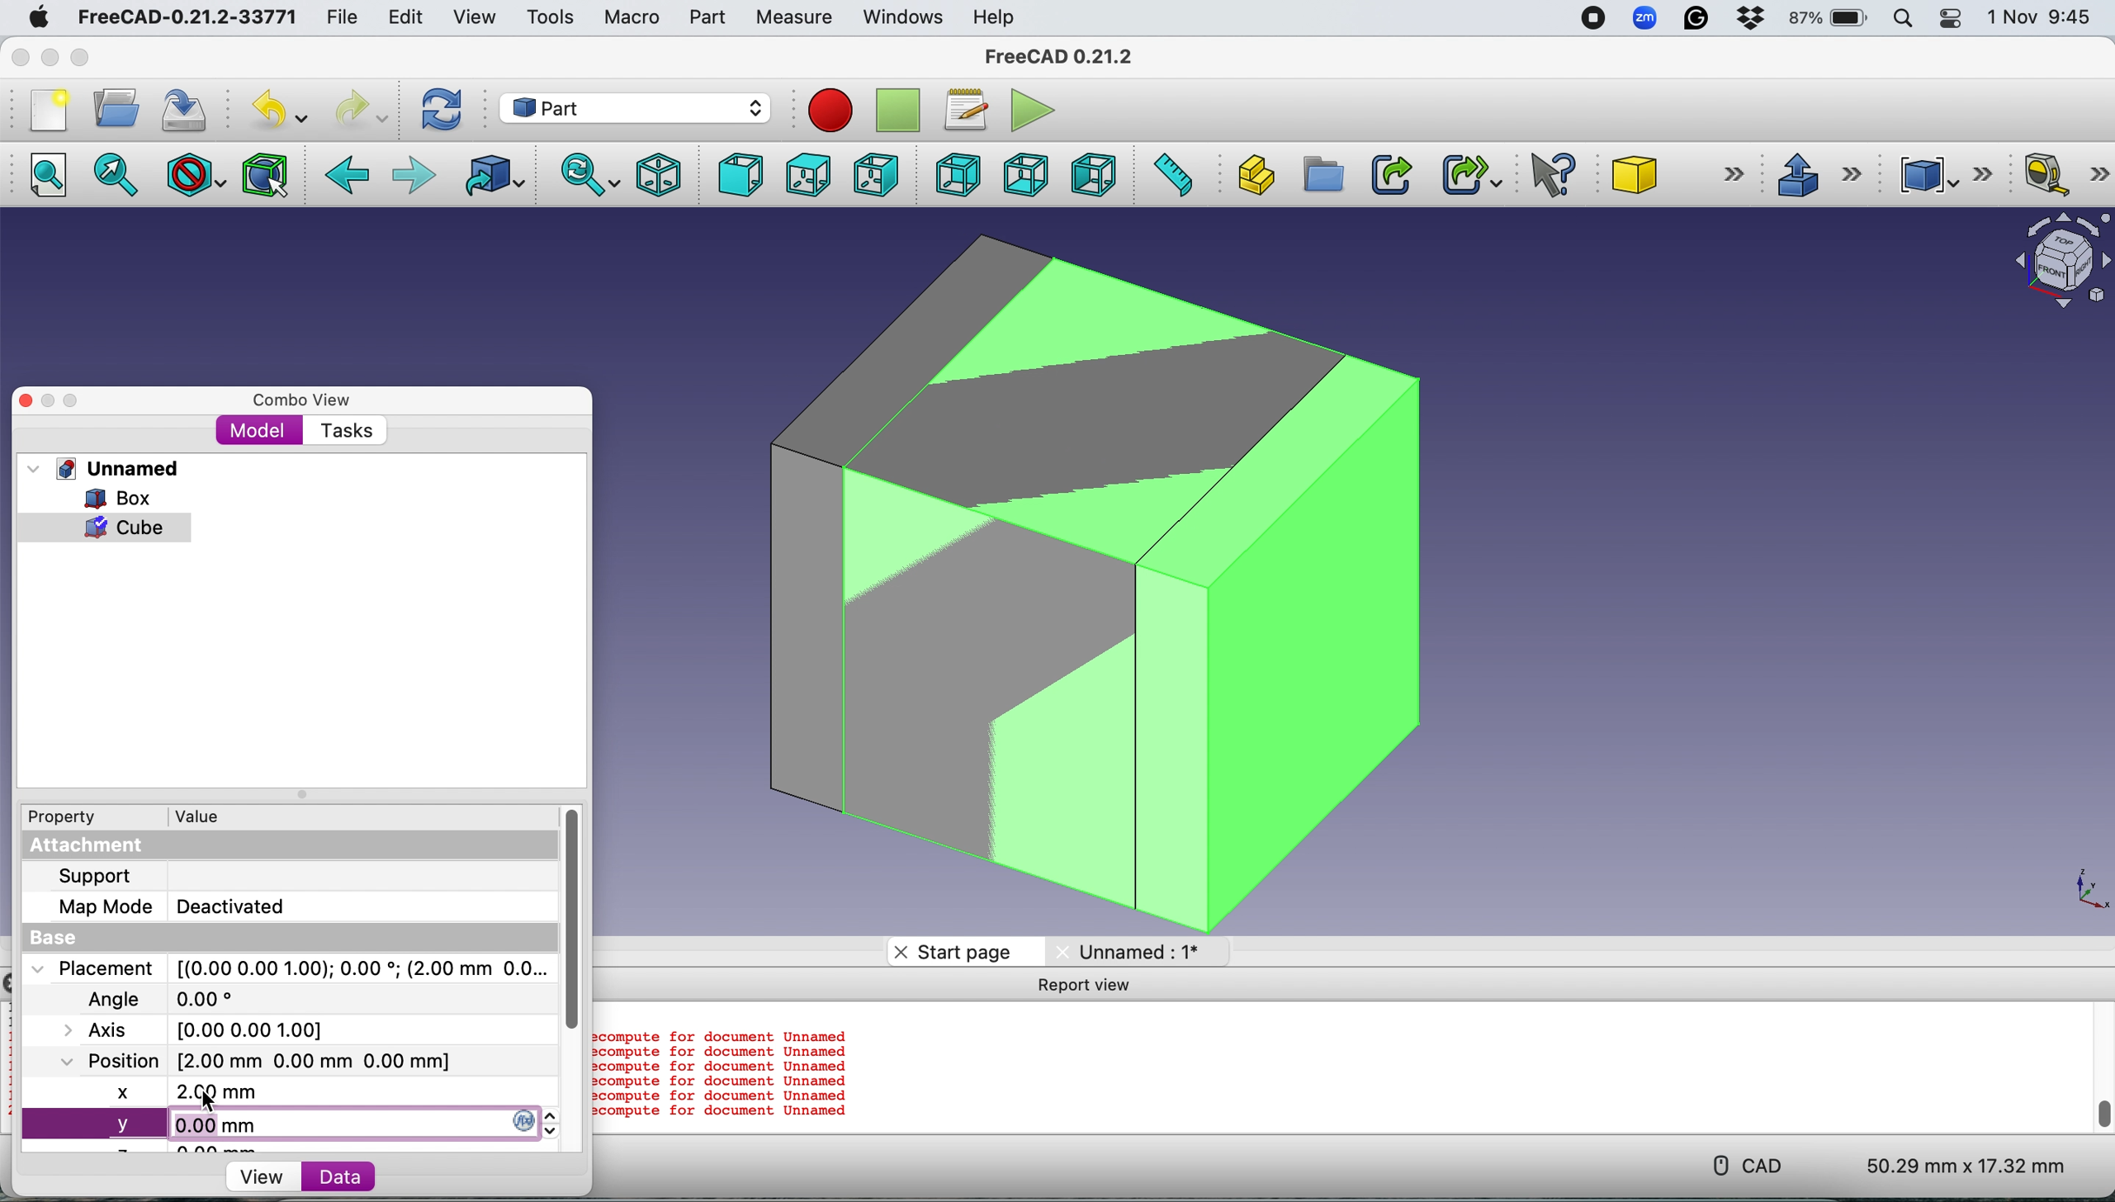  What do you see at coordinates (1739, 1163) in the screenshot?
I see `CAD` at bounding box center [1739, 1163].